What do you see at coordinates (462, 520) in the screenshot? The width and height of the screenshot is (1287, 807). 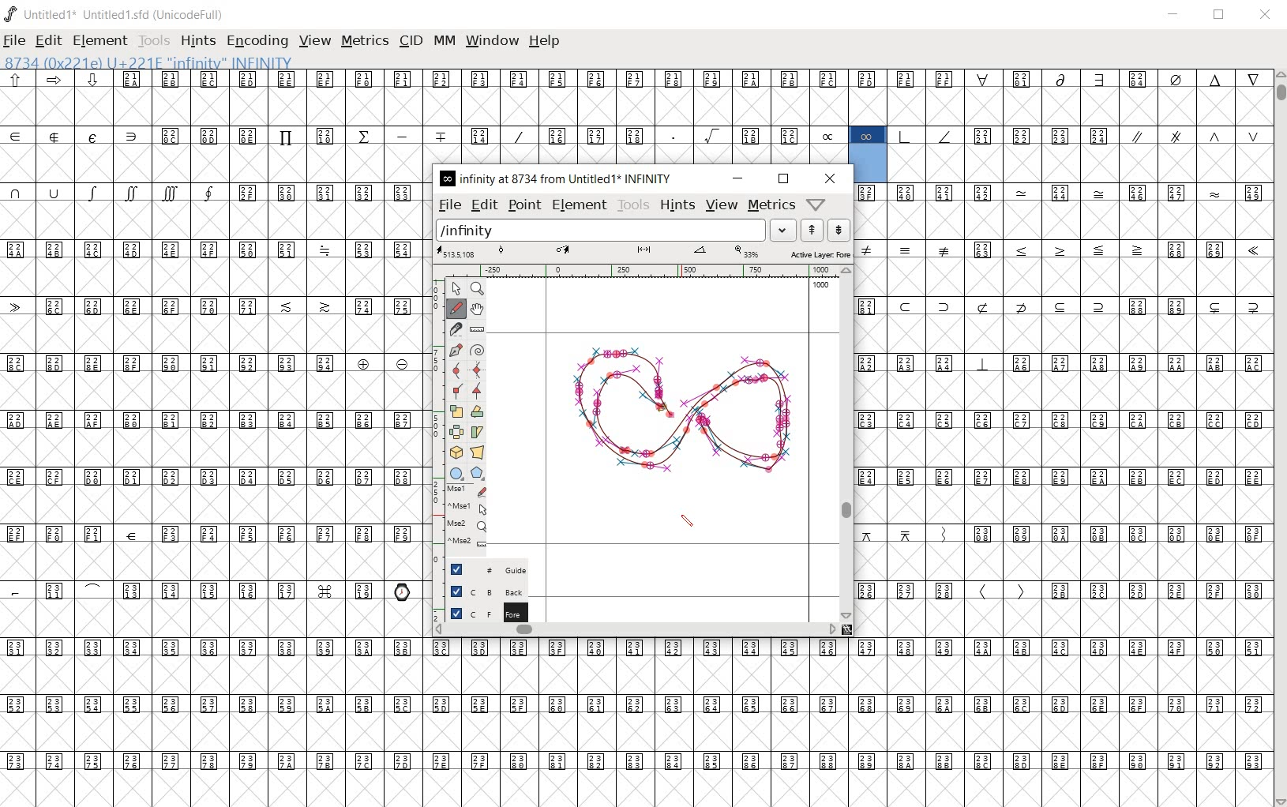 I see `mse1 mse1 mse2 mse2` at bounding box center [462, 520].